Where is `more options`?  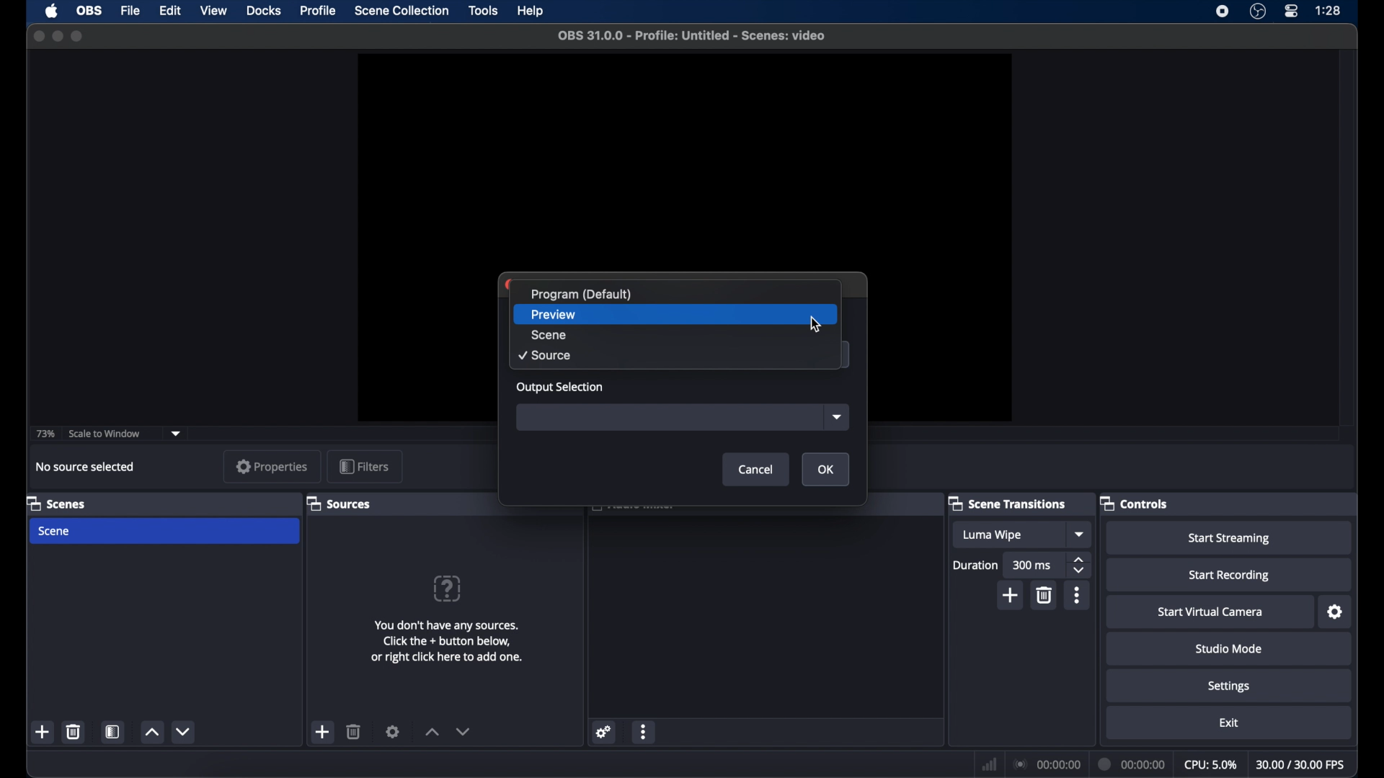 more options is located at coordinates (1076, 595).